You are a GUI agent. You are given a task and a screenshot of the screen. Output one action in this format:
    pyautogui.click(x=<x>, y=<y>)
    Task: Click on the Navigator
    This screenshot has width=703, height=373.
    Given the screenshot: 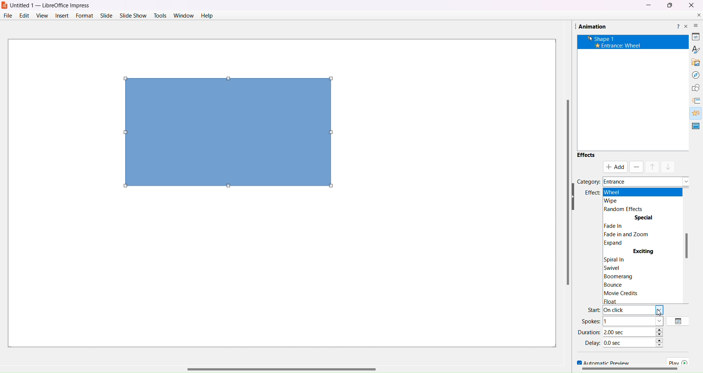 What is the action you would take?
    pyautogui.click(x=693, y=75)
    